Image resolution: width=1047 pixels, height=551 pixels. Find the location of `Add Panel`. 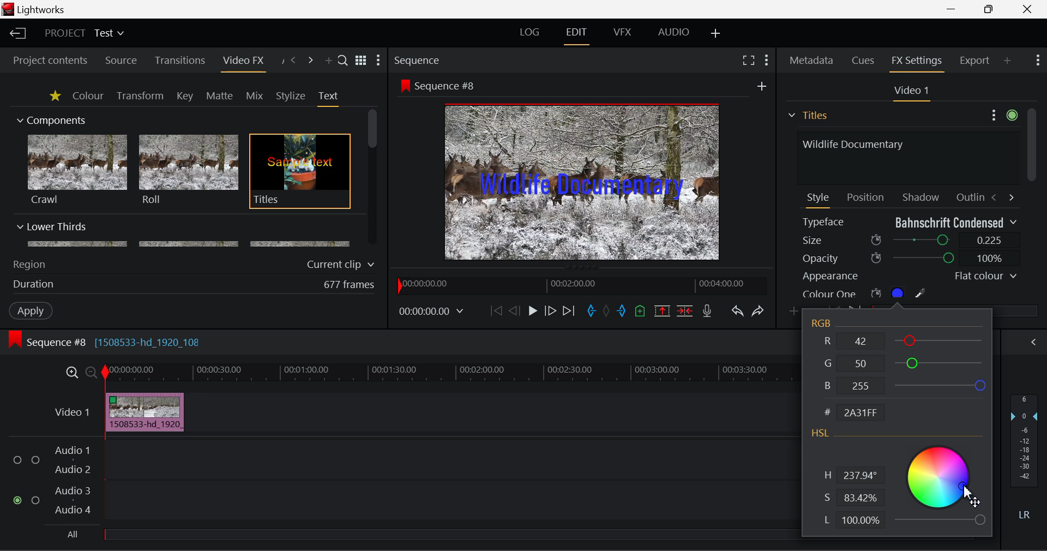

Add Panel is located at coordinates (1007, 60).